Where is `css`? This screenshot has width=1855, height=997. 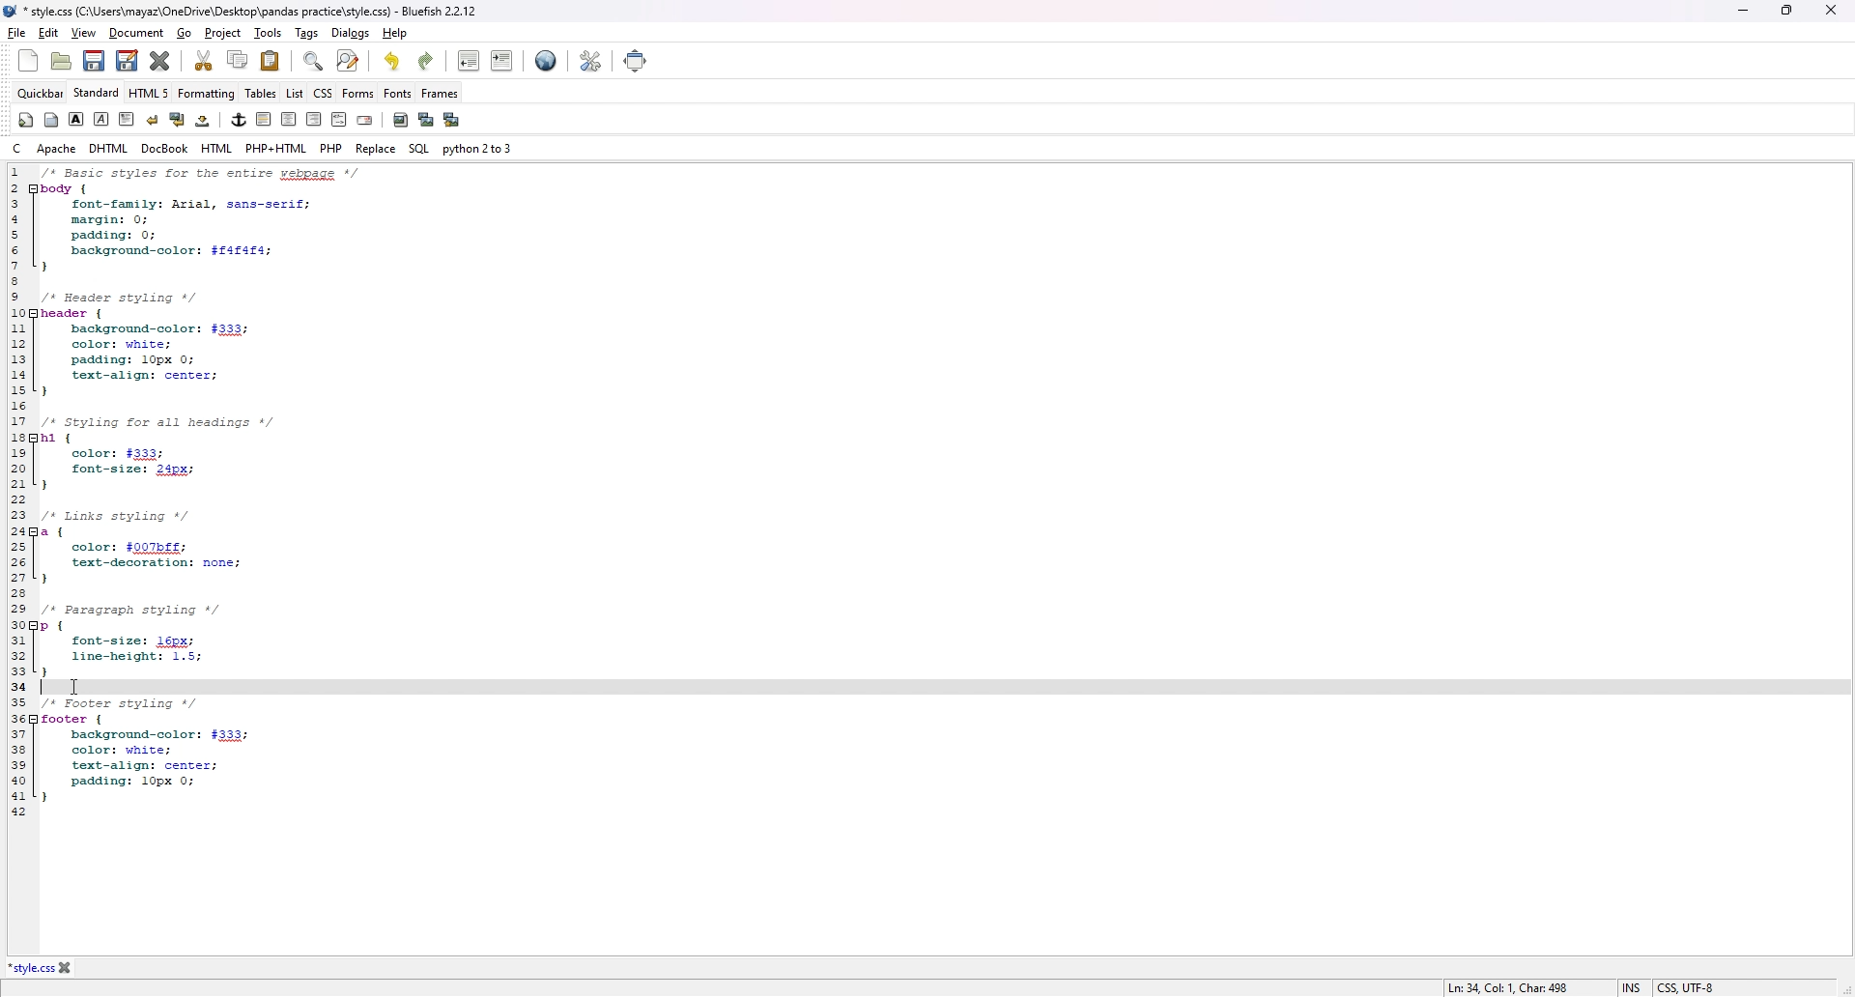 css is located at coordinates (324, 93).